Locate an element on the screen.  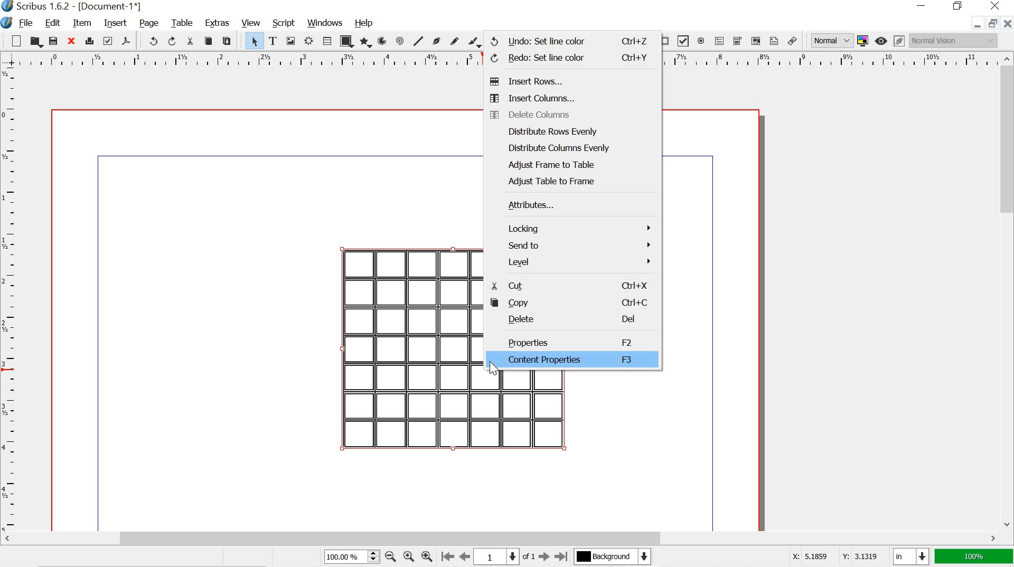
extras is located at coordinates (215, 24).